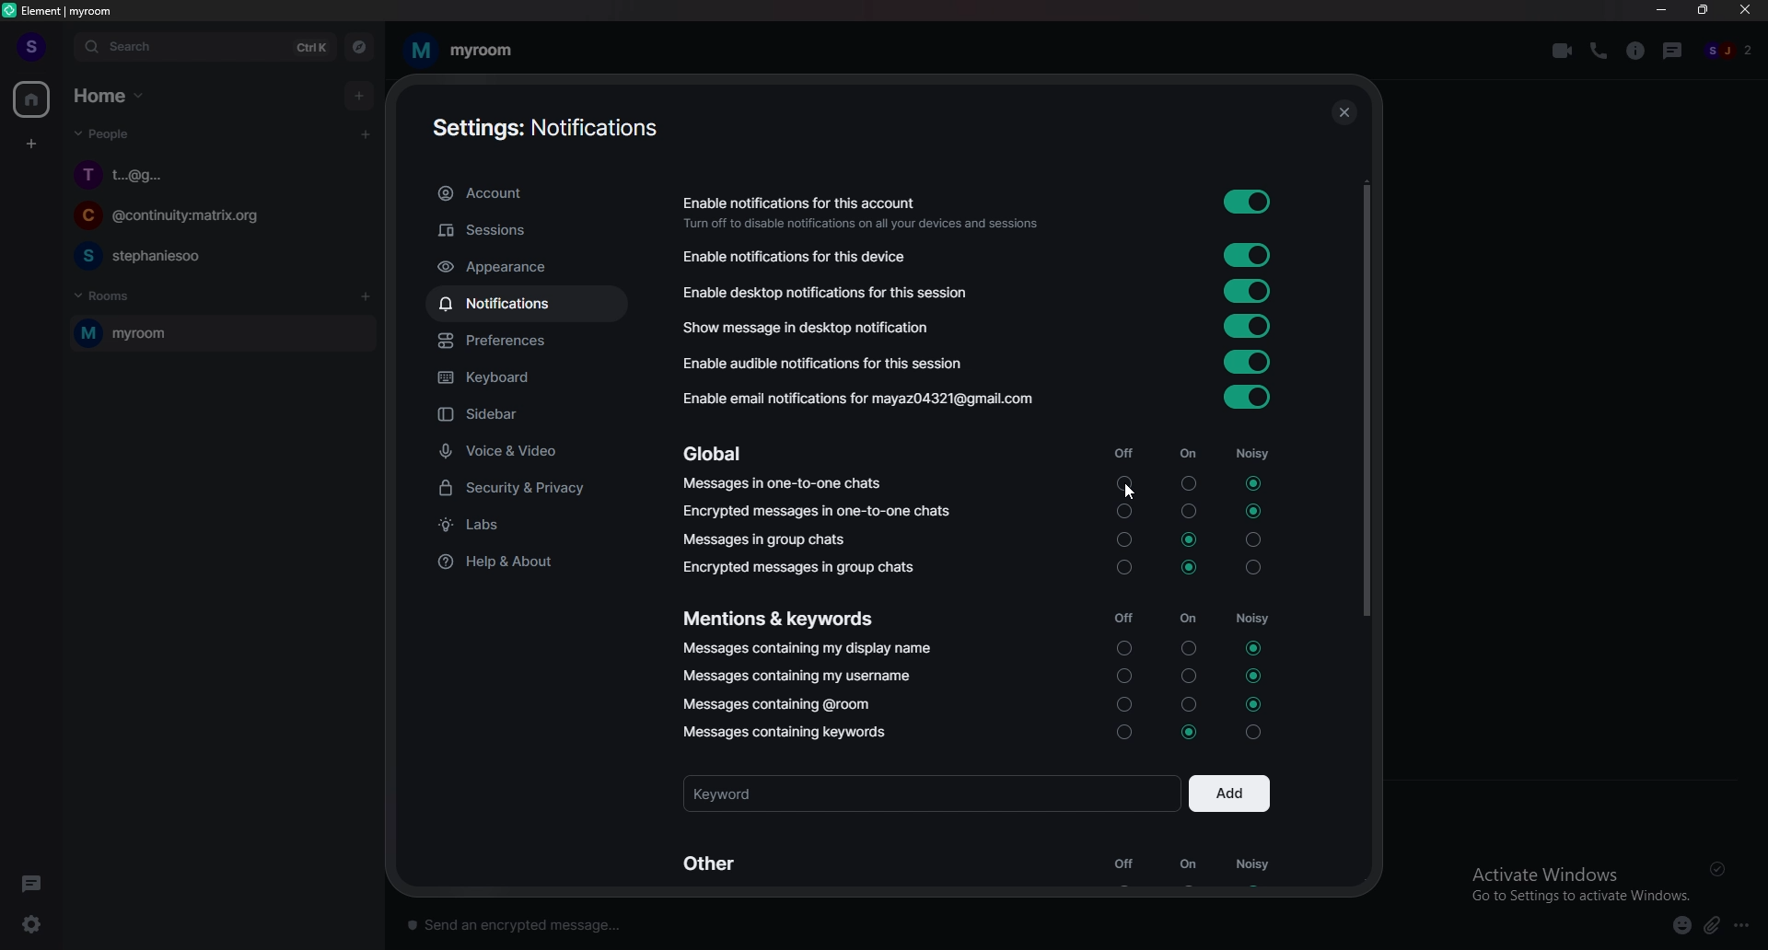 Image resolution: width=1768 pixels, height=950 pixels. Describe the element at coordinates (819, 512) in the screenshot. I see `encrypted messages in one to one chats` at that location.